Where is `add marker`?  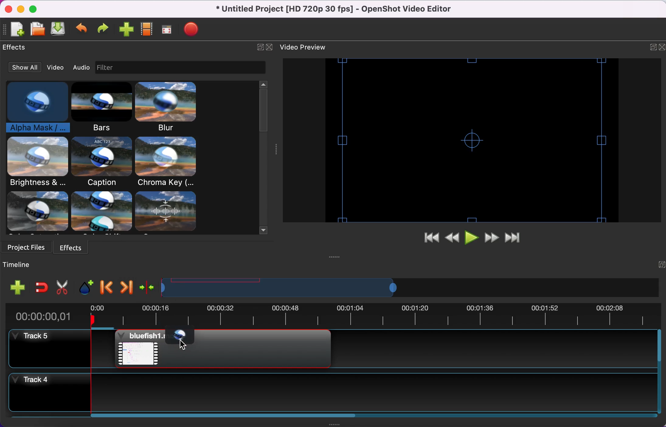 add marker is located at coordinates (84, 286).